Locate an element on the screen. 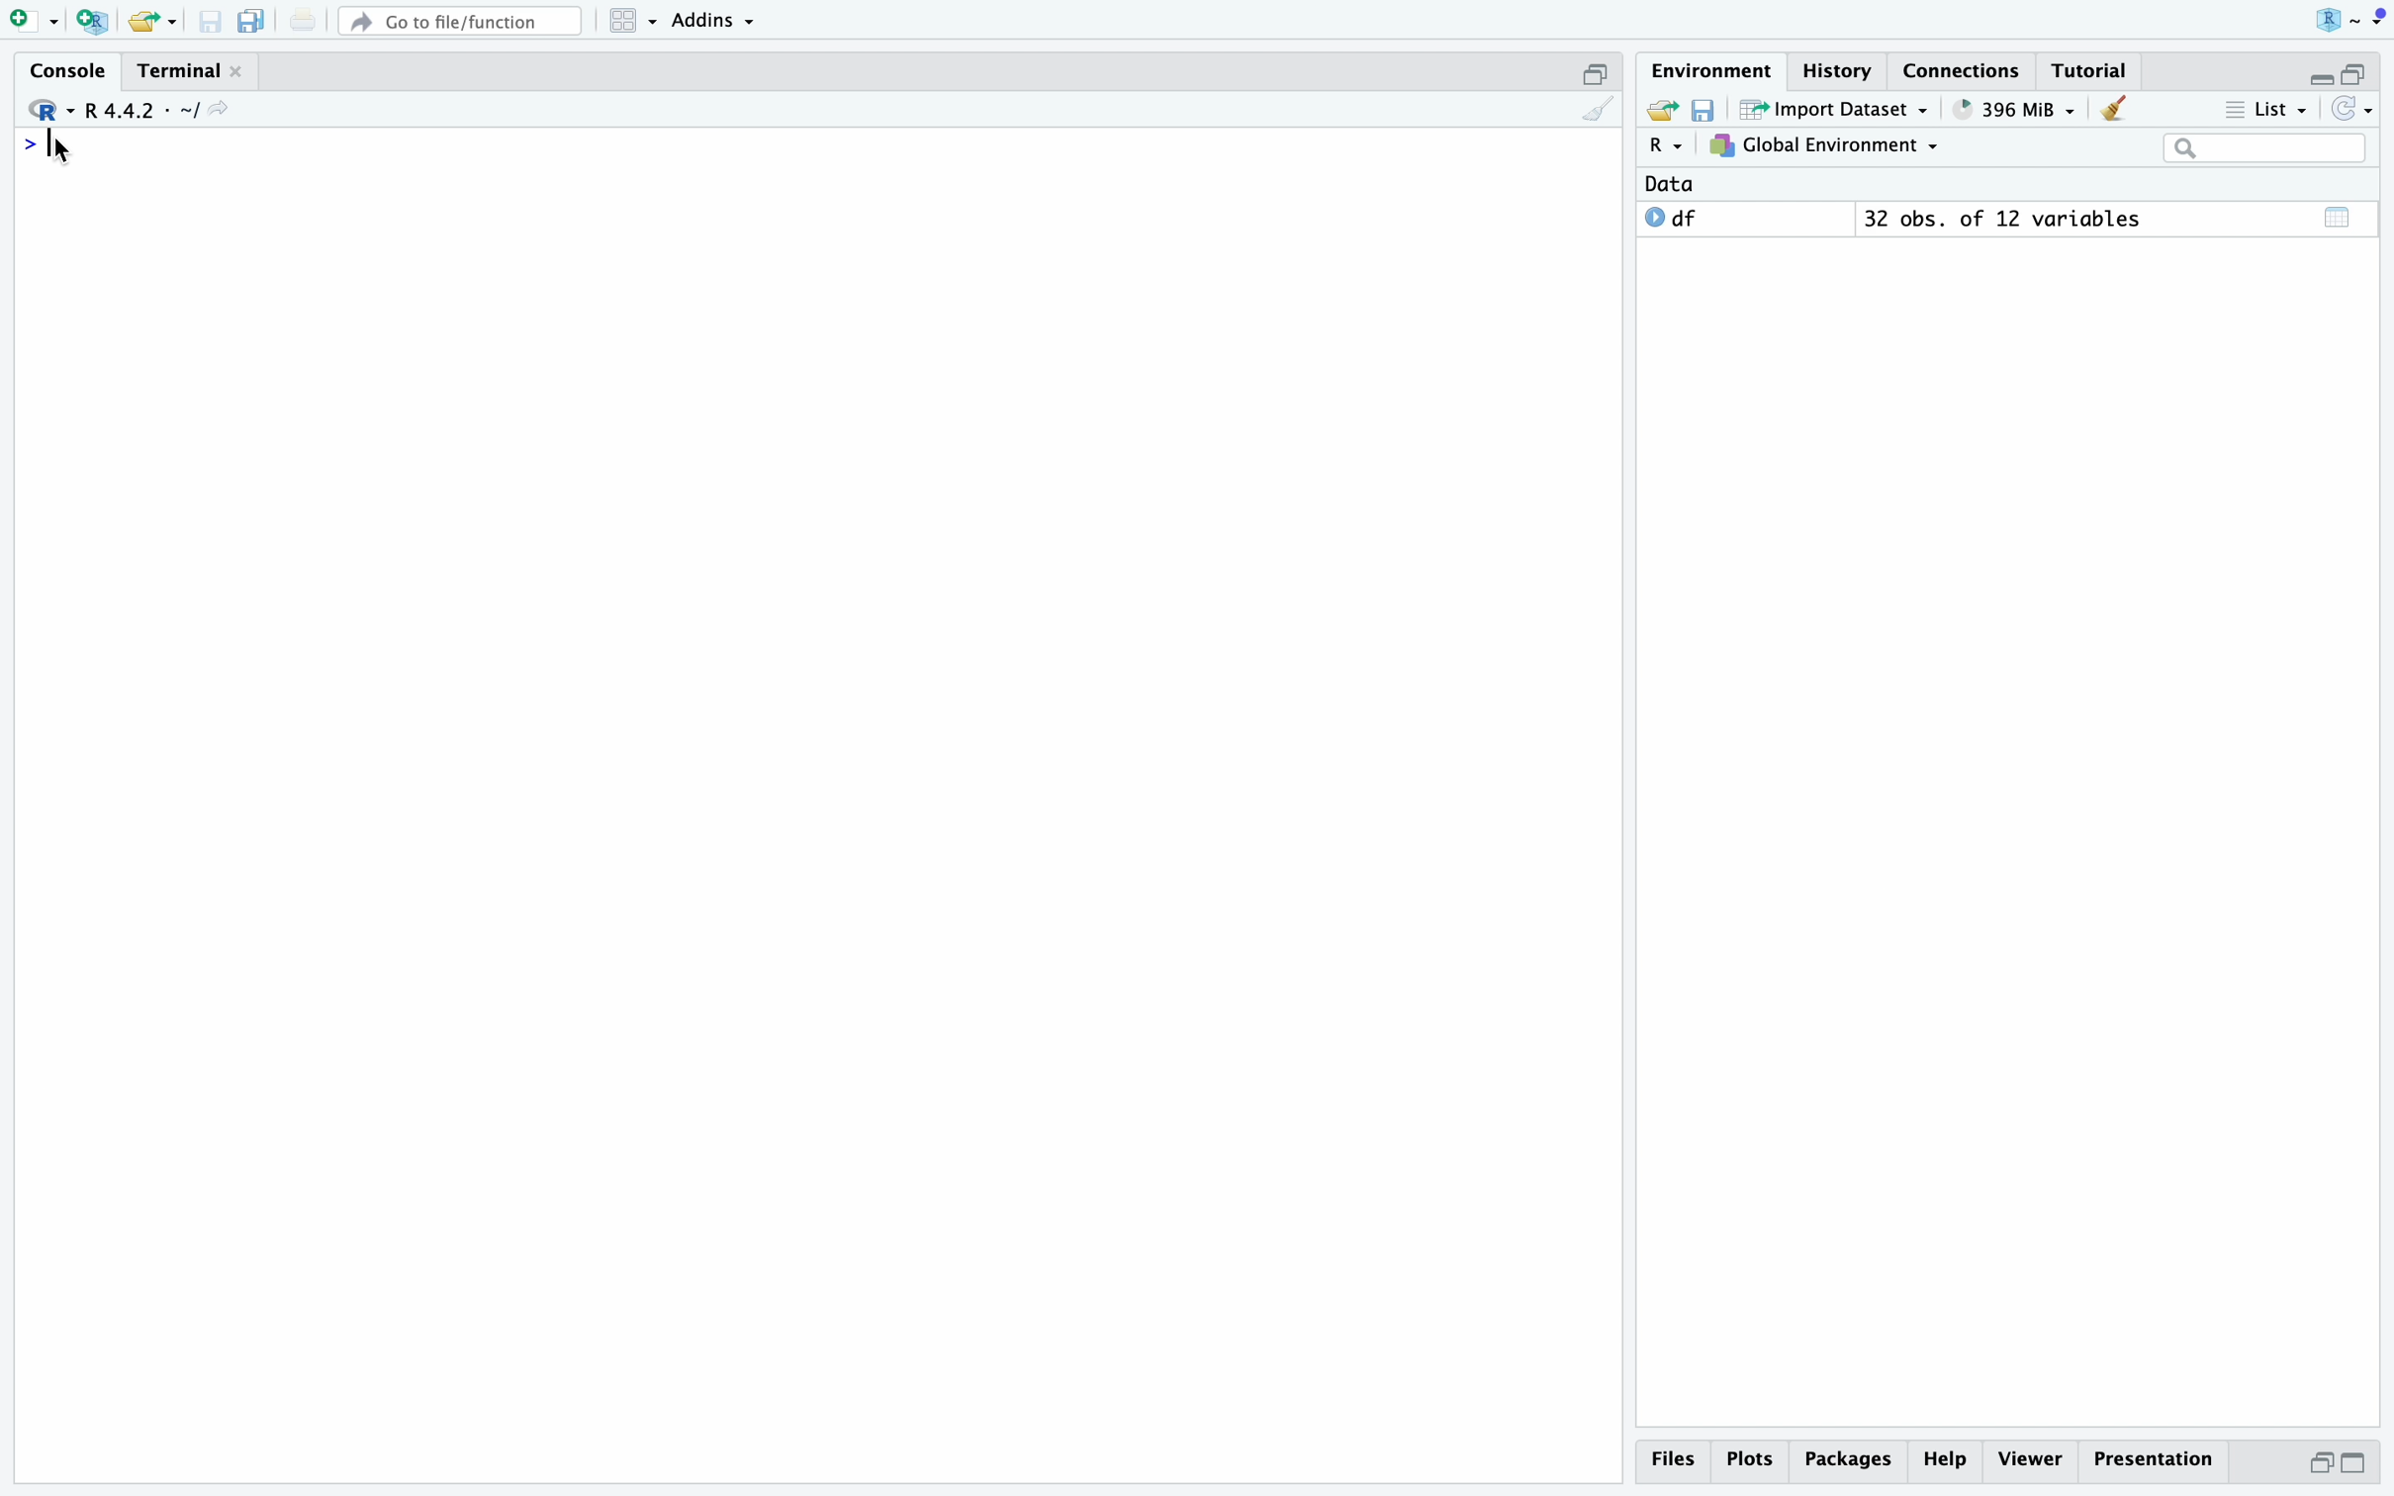 Image resolution: width=2394 pixels, height=1496 pixels. console is located at coordinates (72, 69).